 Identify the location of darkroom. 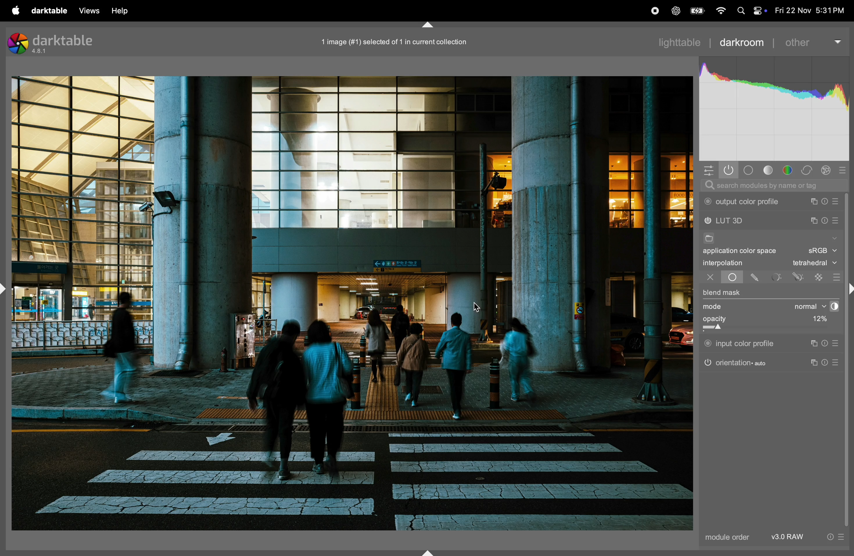
(742, 41).